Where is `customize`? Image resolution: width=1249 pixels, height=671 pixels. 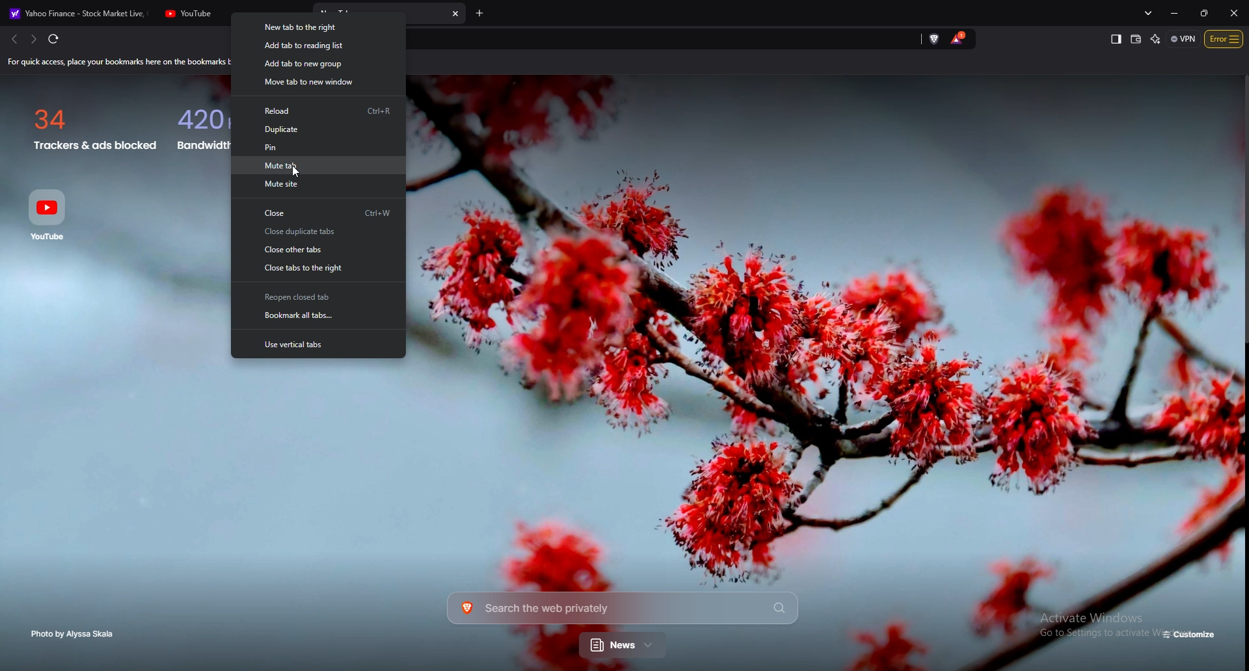 customize is located at coordinates (1190, 635).